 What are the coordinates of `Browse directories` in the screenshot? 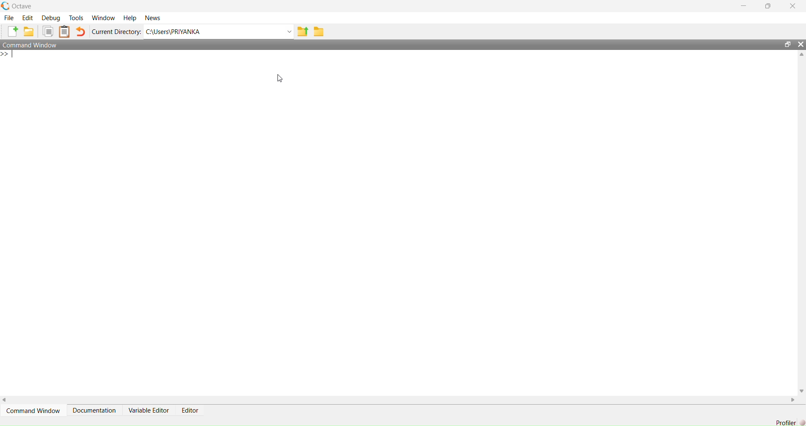 It's located at (319, 31).